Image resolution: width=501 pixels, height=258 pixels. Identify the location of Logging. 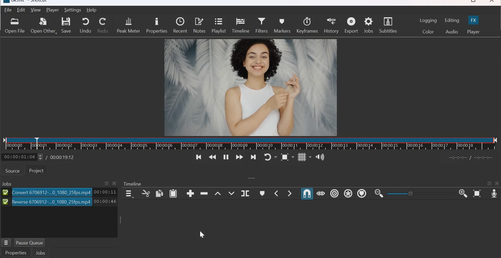
(428, 20).